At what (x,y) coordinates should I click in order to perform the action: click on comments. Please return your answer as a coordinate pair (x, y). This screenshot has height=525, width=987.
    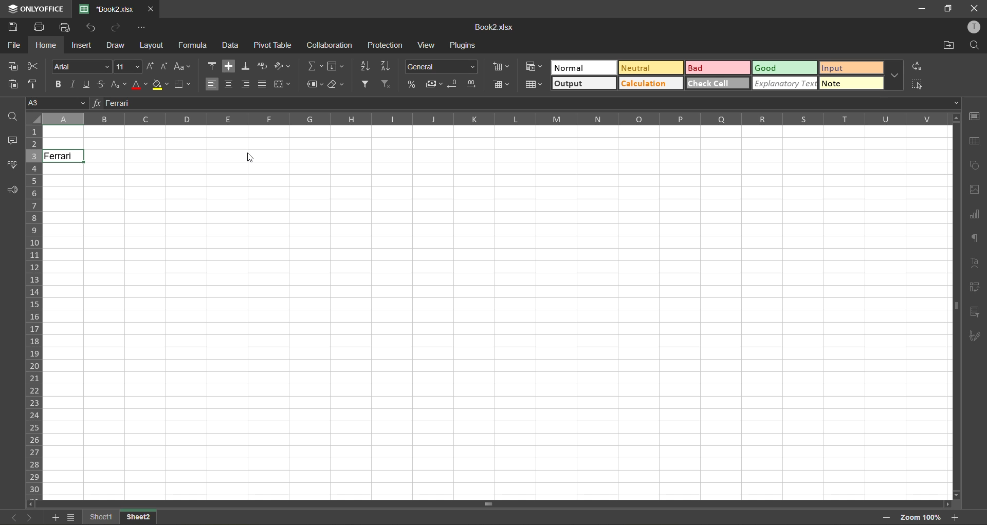
    Looking at the image, I should click on (12, 140).